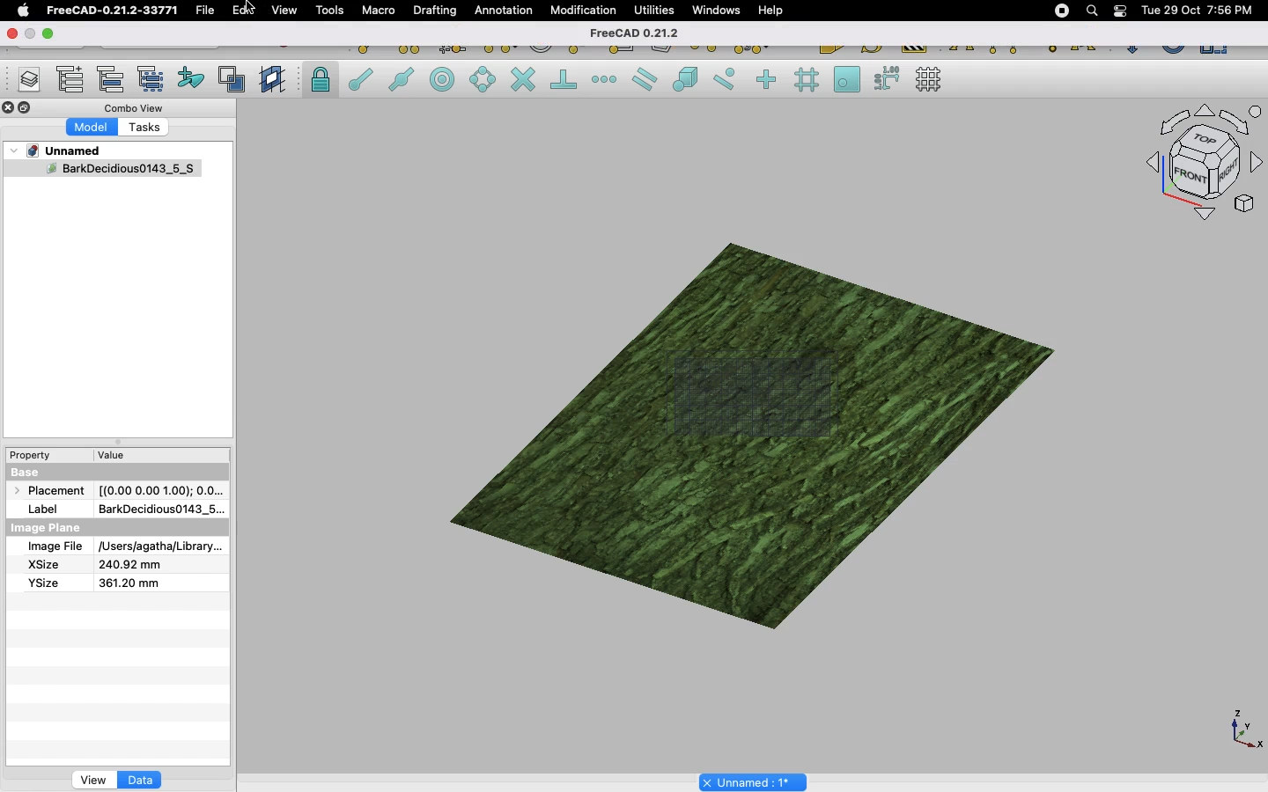 The height and width of the screenshot is (792, 1268). Describe the element at coordinates (157, 547) in the screenshot. I see `[Users/agatha/Library...` at that location.